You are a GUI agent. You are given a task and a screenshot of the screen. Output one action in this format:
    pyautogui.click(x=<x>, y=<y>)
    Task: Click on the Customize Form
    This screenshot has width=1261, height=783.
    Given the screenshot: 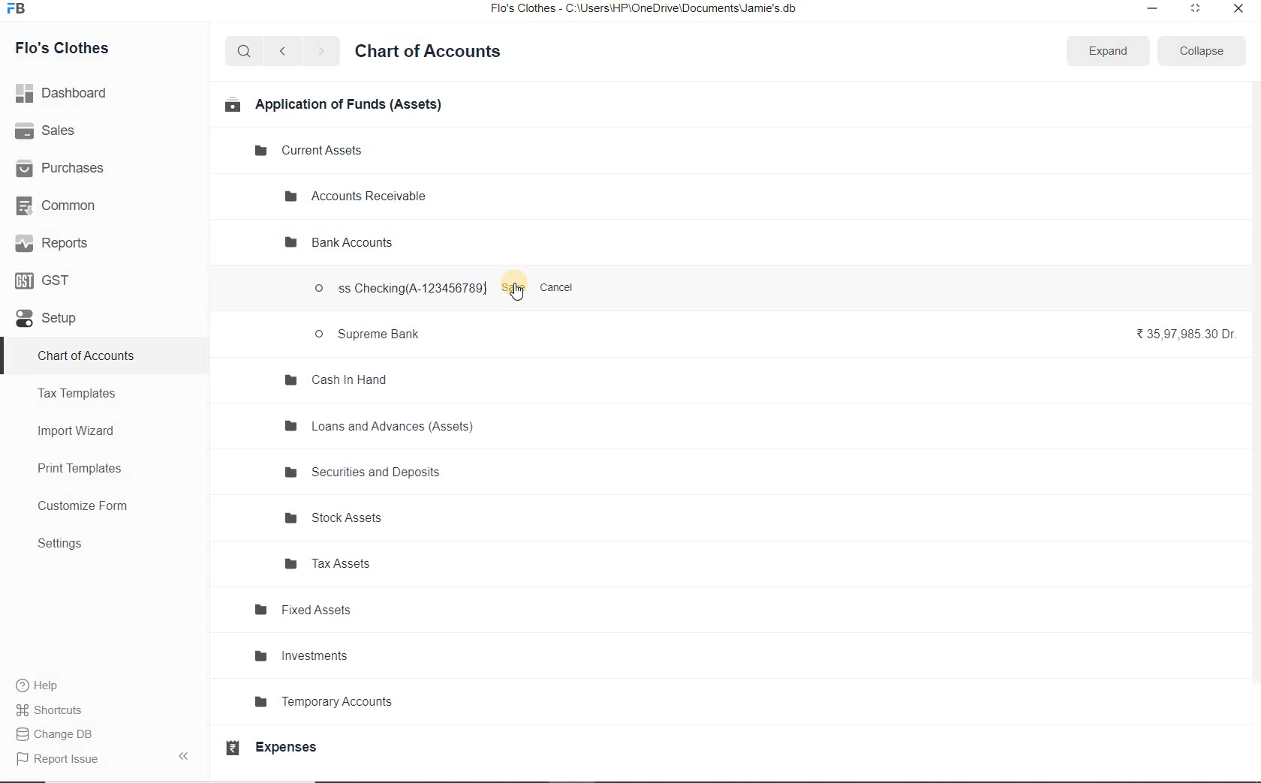 What is the action you would take?
    pyautogui.click(x=89, y=507)
    